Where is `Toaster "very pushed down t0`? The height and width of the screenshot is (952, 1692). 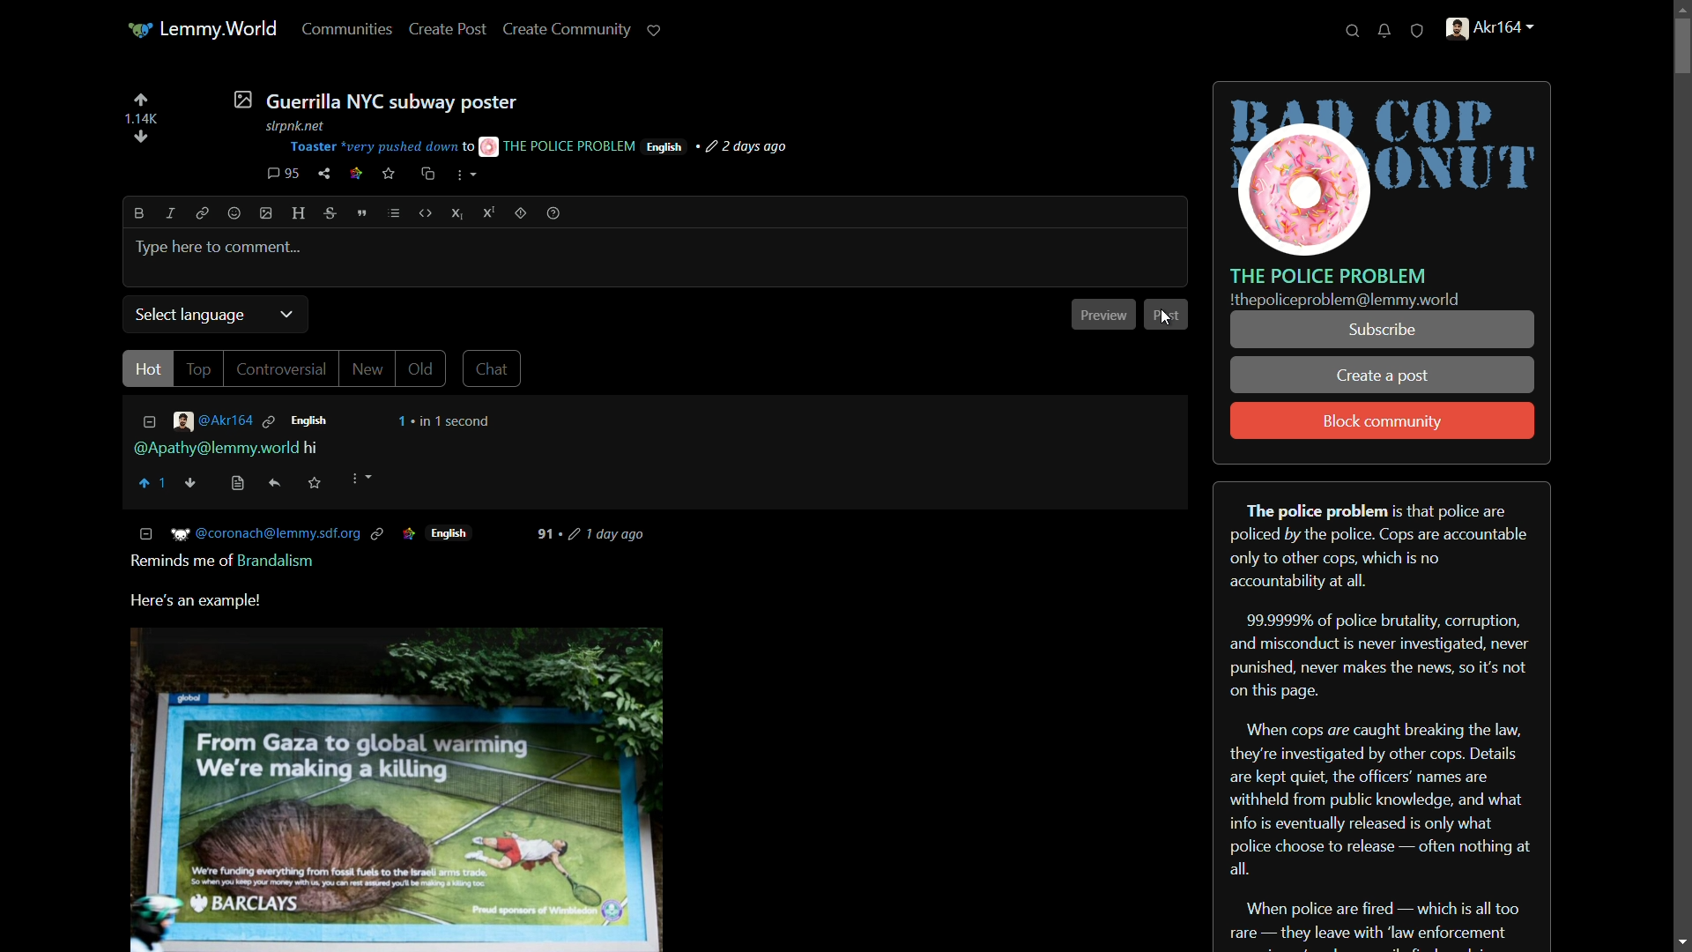 Toaster "very pushed down t0 is located at coordinates (381, 147).